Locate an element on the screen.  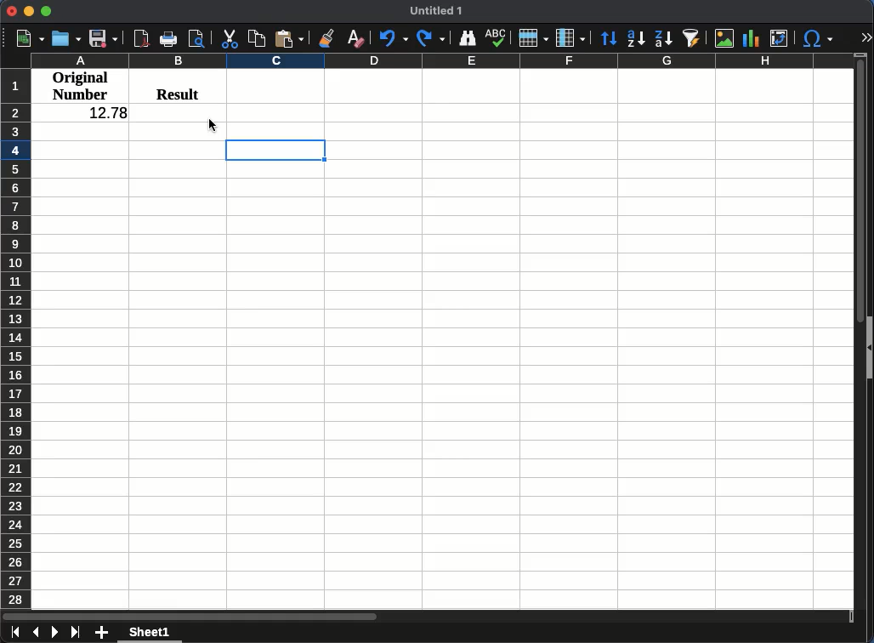
Column is located at coordinates (569, 38).